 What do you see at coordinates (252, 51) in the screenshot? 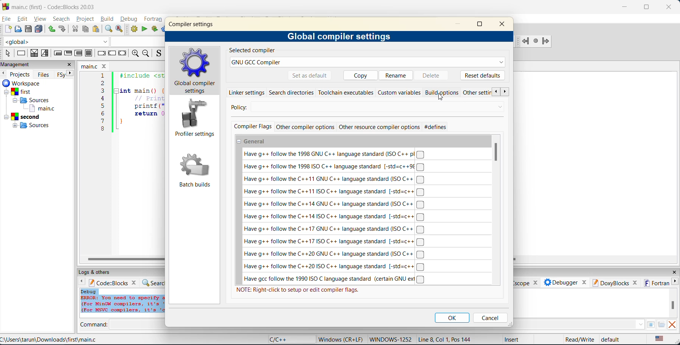
I see `selected compiler` at bounding box center [252, 51].